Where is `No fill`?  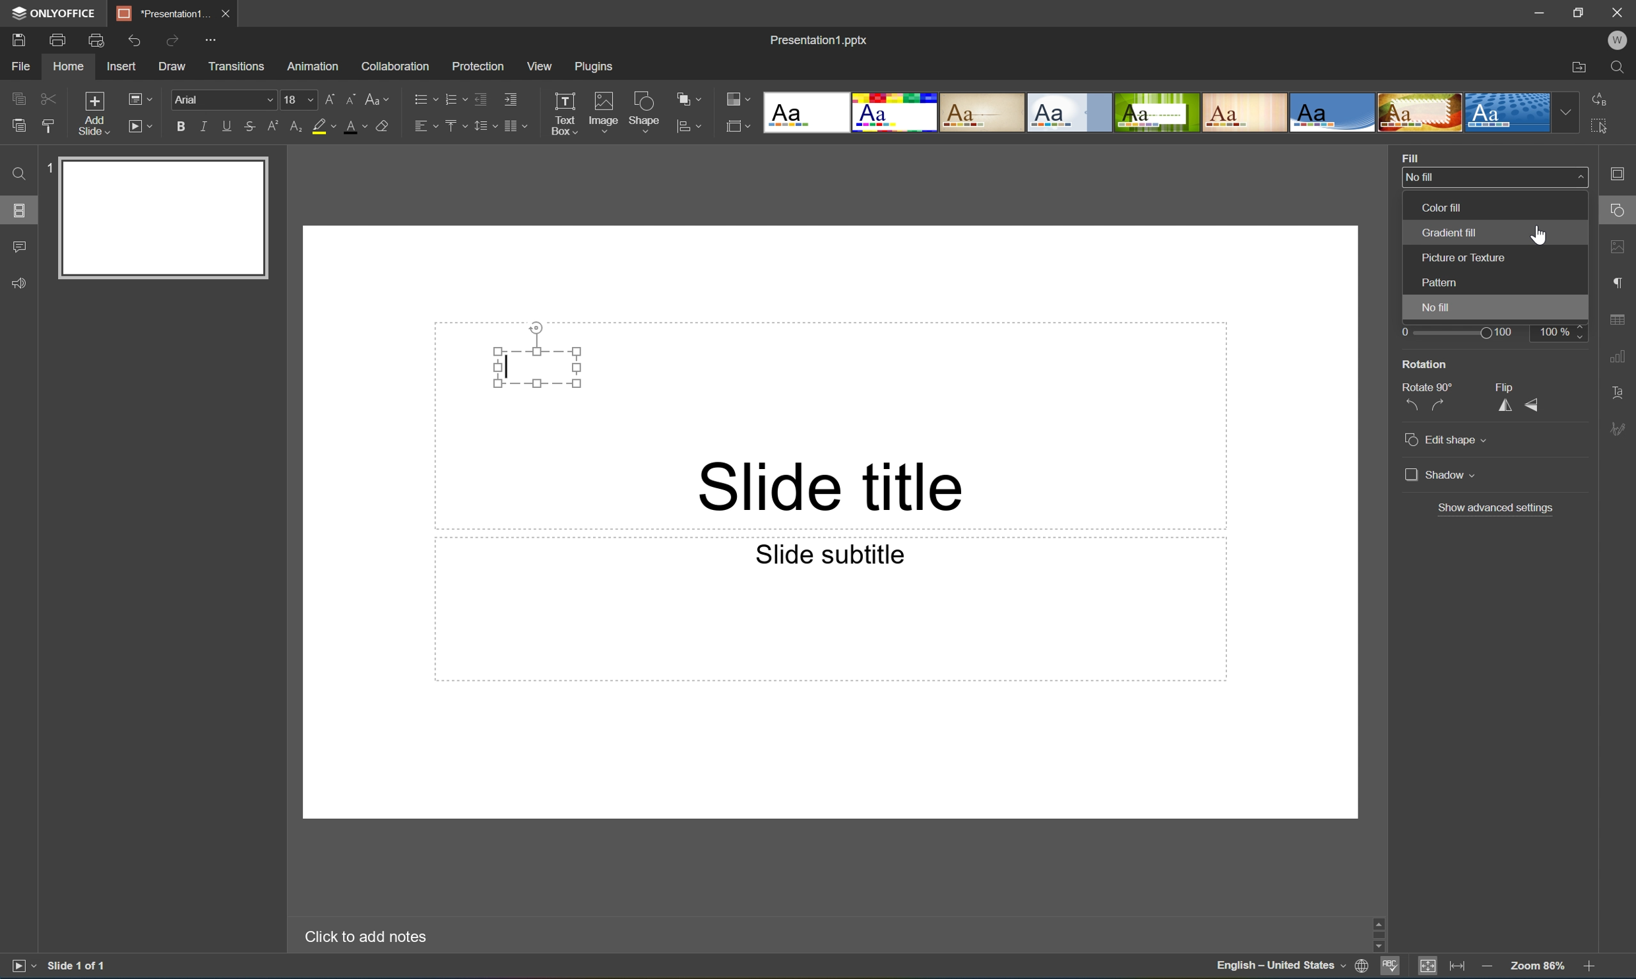
No fill is located at coordinates (1420, 178).